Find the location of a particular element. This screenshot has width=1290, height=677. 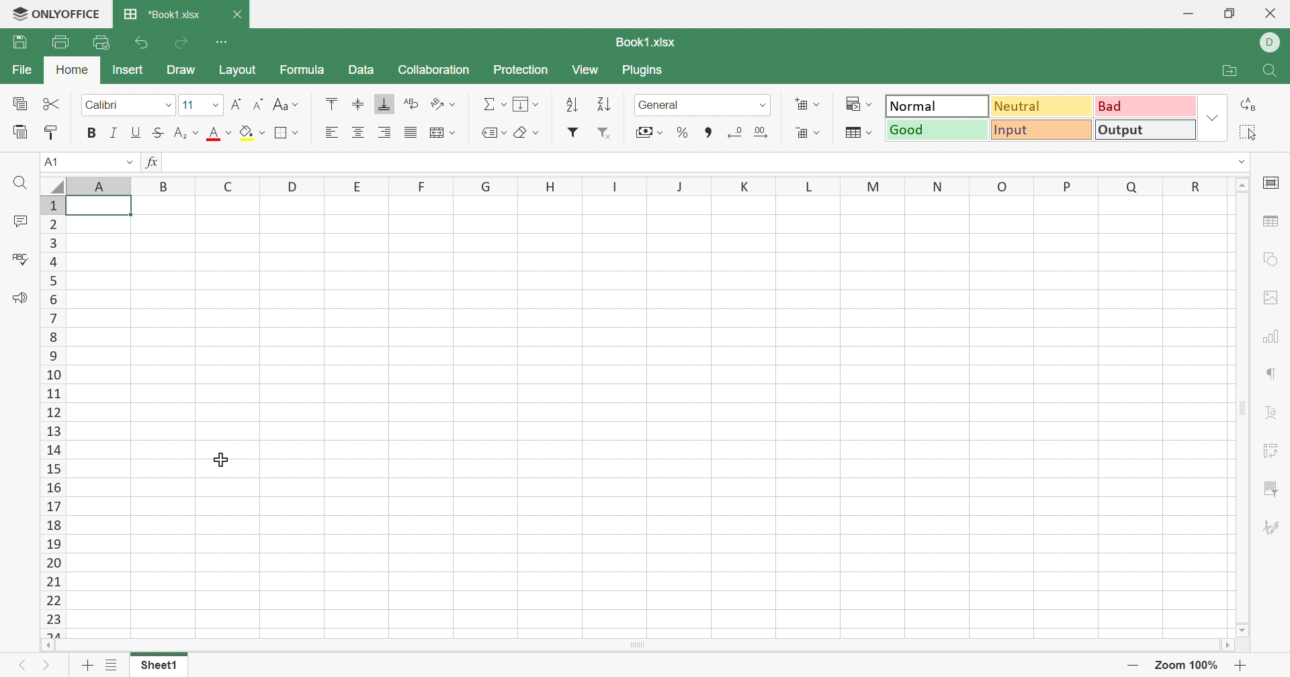

Align Top is located at coordinates (333, 104).